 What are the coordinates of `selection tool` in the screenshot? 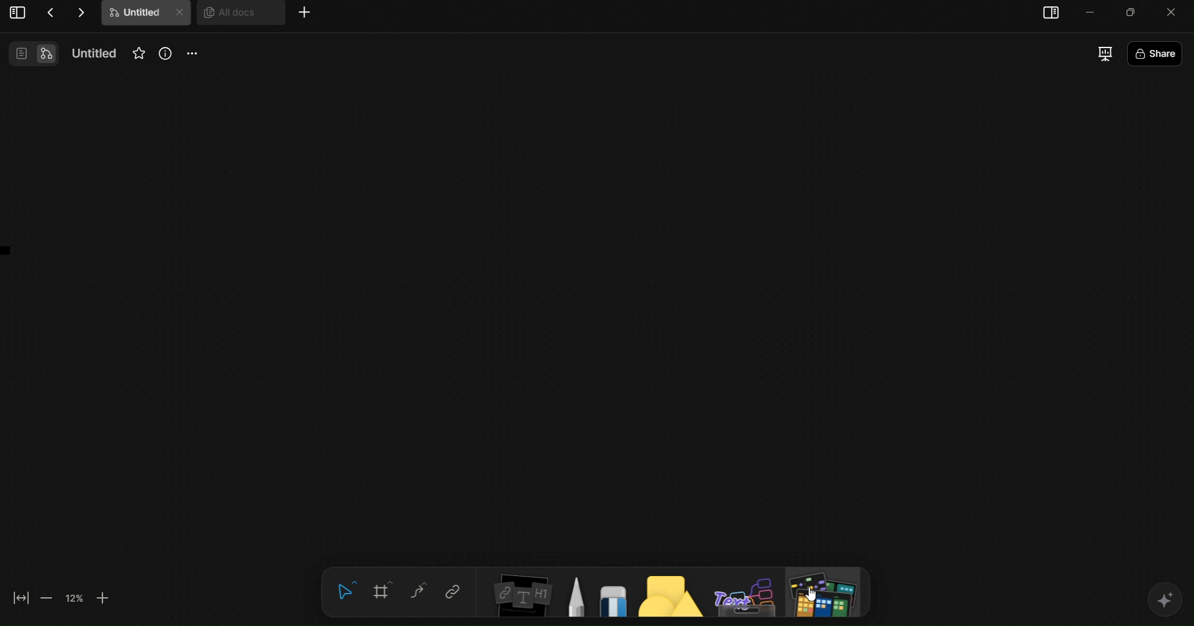 It's located at (345, 591).